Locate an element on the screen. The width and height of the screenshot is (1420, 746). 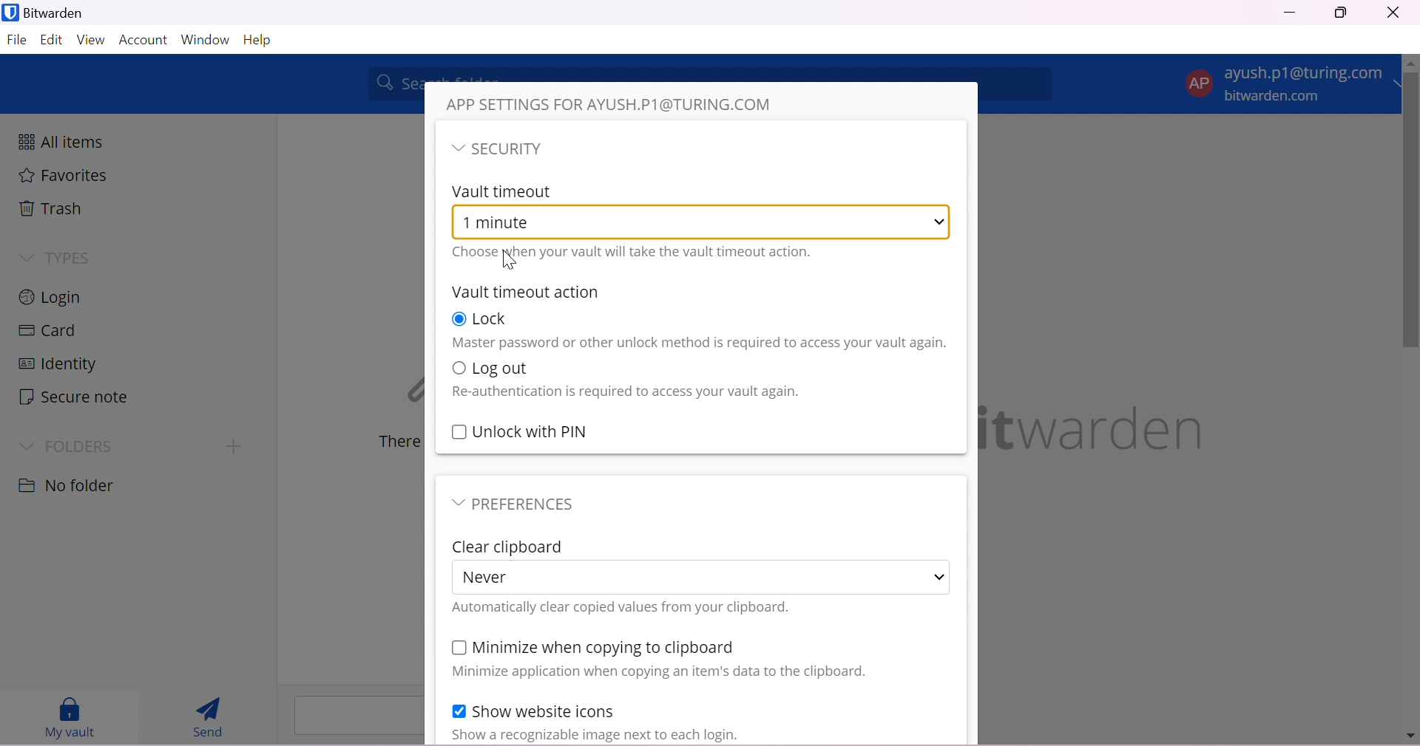
Cursor is located at coordinates (507, 261).